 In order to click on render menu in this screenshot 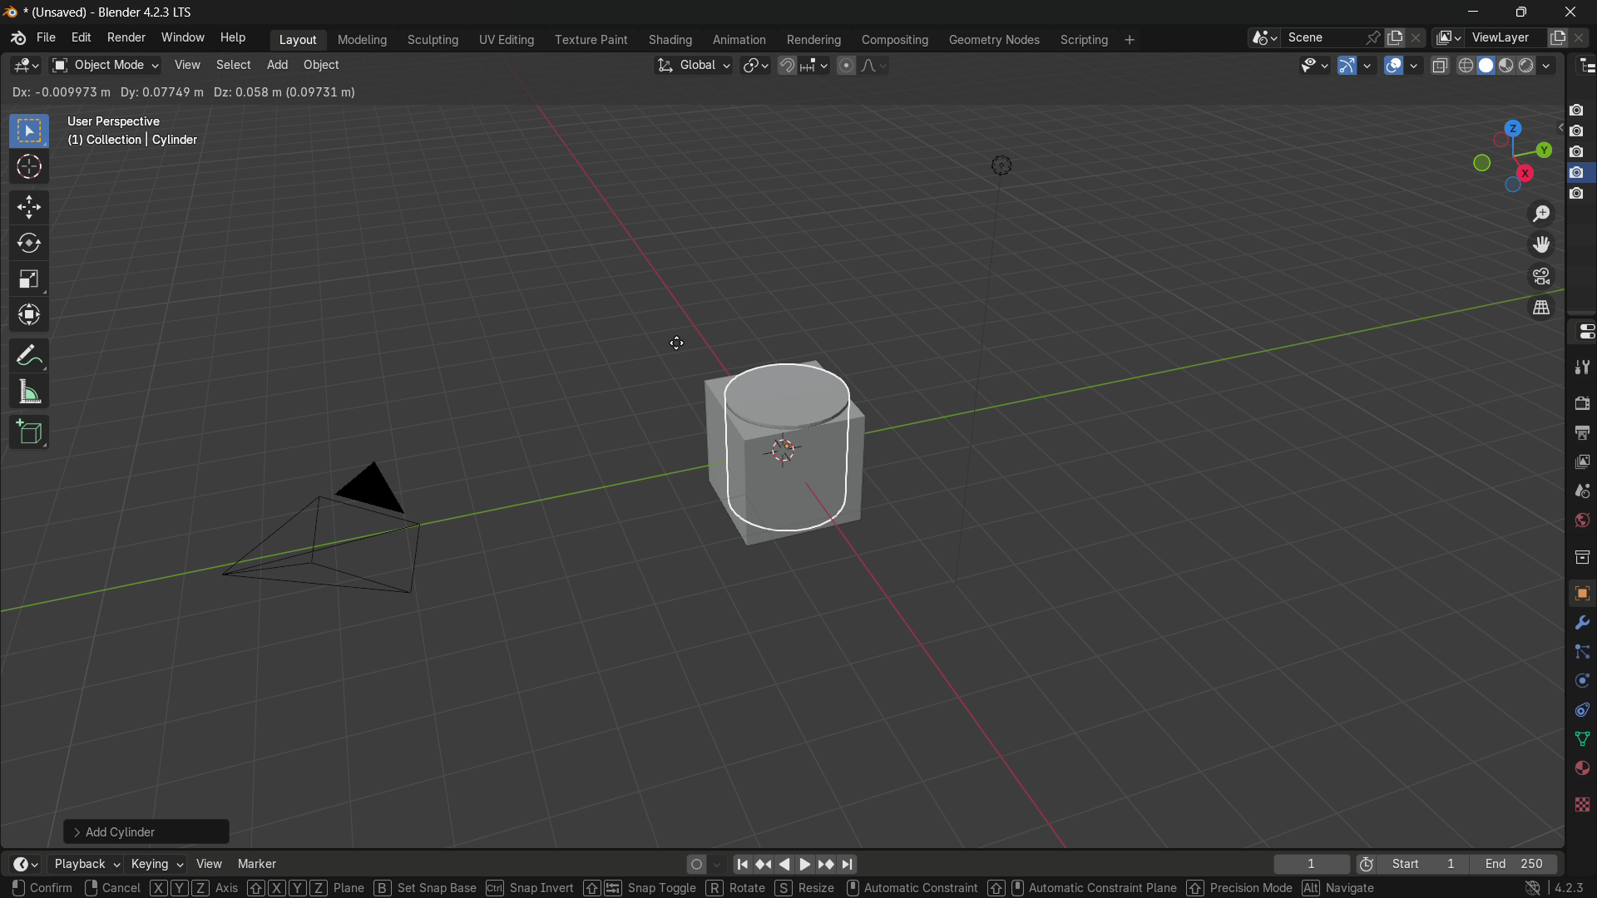, I will do `click(125, 39)`.